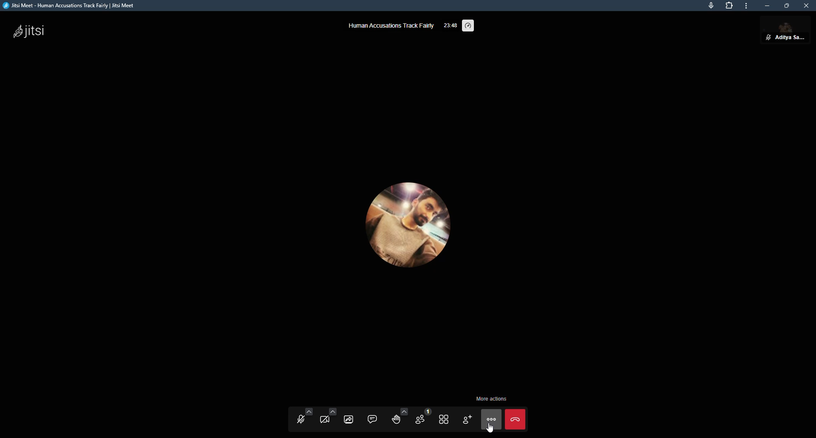 This screenshot has width=816, height=438. Describe the element at coordinates (390, 25) in the screenshot. I see `human accusations track fairly` at that location.